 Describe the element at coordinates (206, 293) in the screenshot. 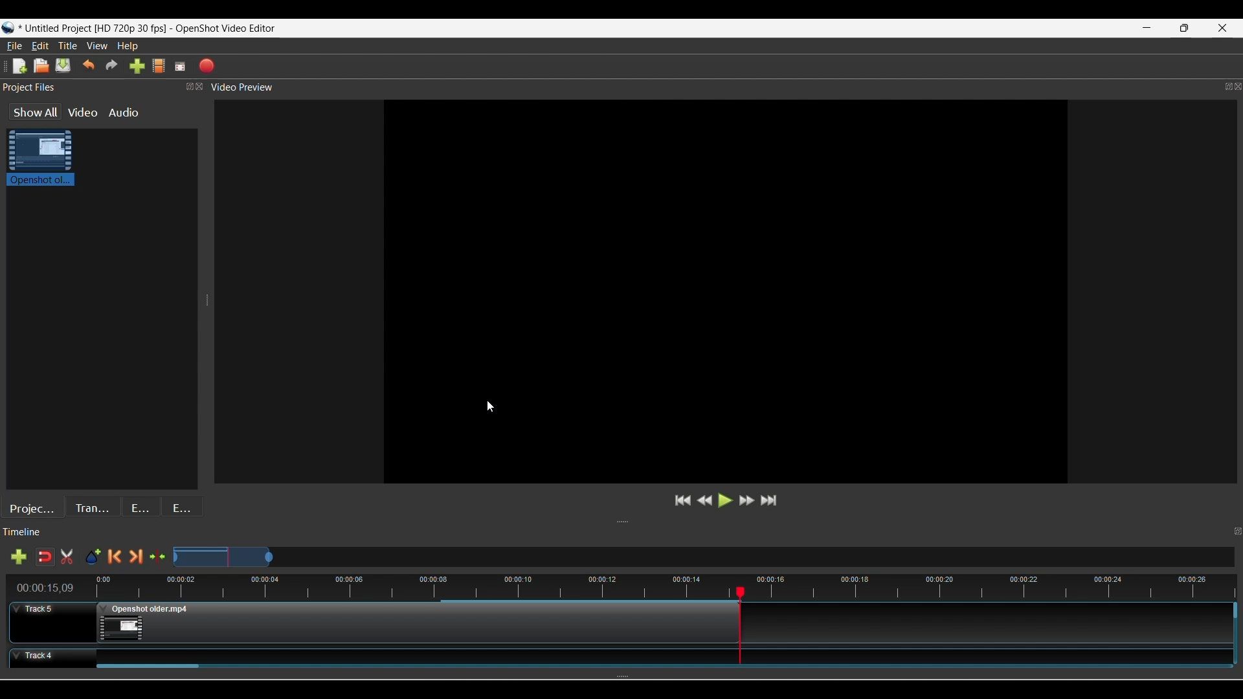

I see `Change width of panels attached to this line` at that location.